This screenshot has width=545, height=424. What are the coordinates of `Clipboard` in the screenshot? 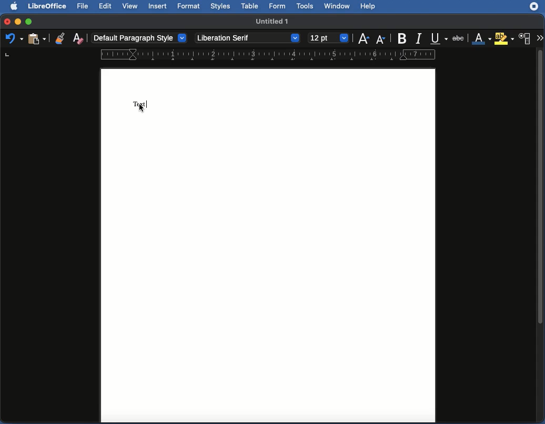 It's located at (36, 39).